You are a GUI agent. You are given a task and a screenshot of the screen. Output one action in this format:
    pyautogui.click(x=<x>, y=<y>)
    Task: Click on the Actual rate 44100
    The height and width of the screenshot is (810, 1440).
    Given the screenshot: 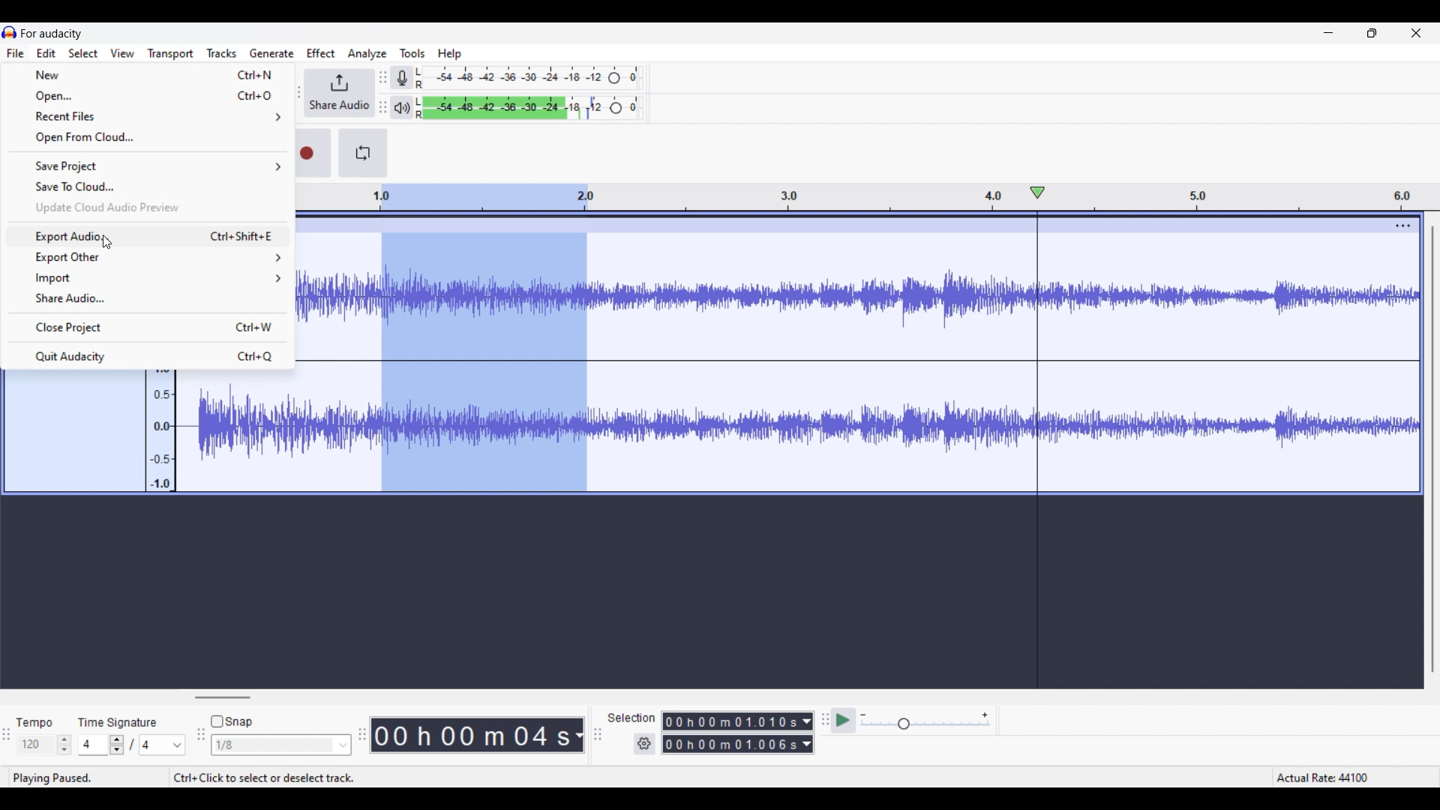 What is the action you would take?
    pyautogui.click(x=1336, y=775)
    